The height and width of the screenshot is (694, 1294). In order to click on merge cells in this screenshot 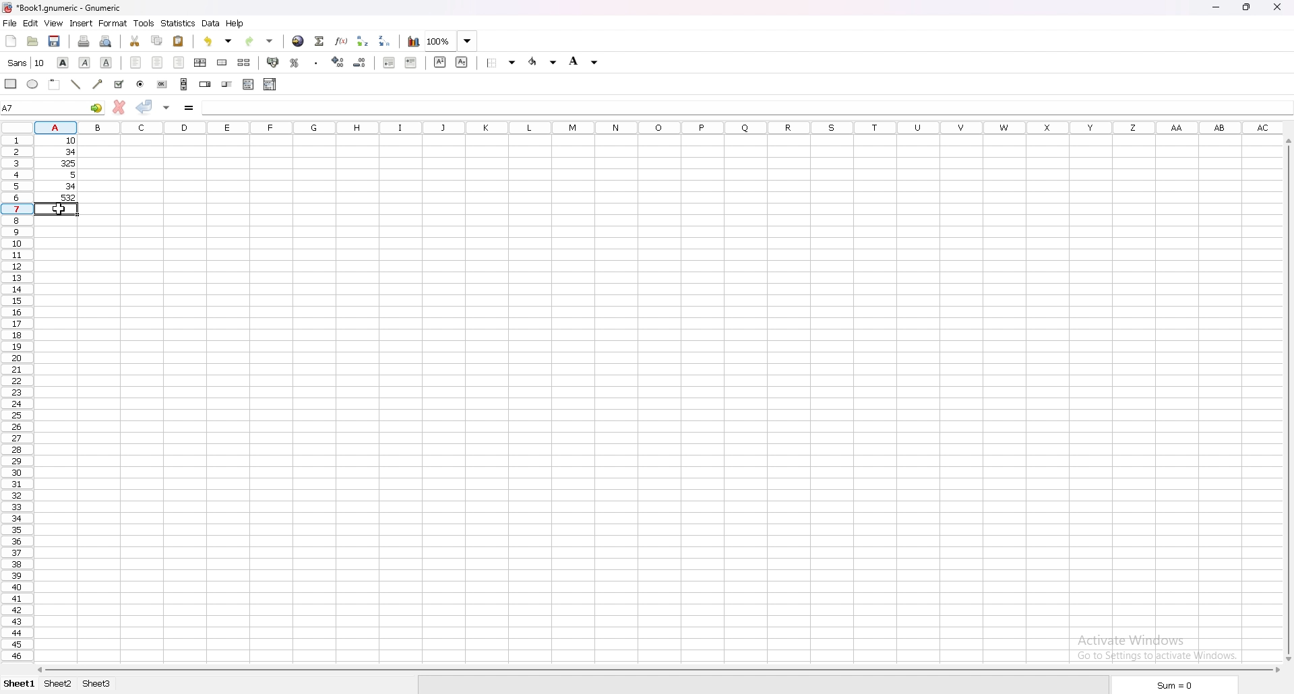, I will do `click(222, 63)`.